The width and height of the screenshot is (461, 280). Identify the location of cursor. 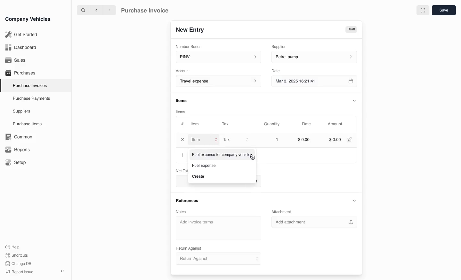
(254, 158).